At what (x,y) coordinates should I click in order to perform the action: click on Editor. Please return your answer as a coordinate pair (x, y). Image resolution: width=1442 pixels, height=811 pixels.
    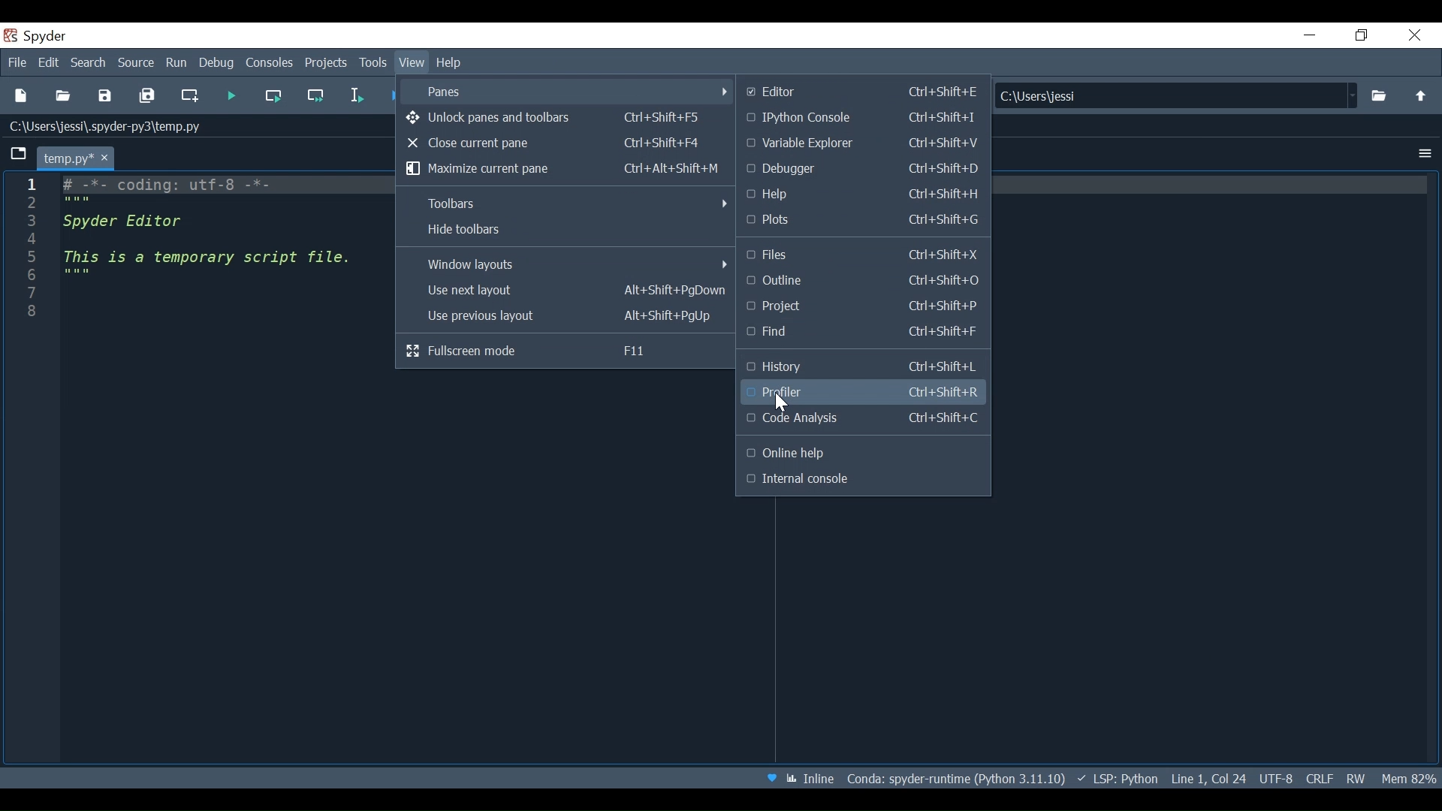
    Looking at the image, I should click on (862, 92).